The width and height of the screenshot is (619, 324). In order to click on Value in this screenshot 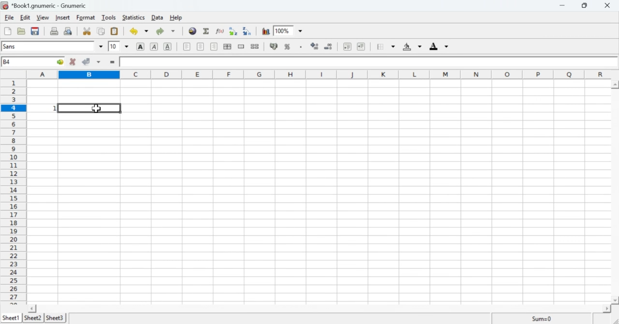, I will do `click(43, 108)`.